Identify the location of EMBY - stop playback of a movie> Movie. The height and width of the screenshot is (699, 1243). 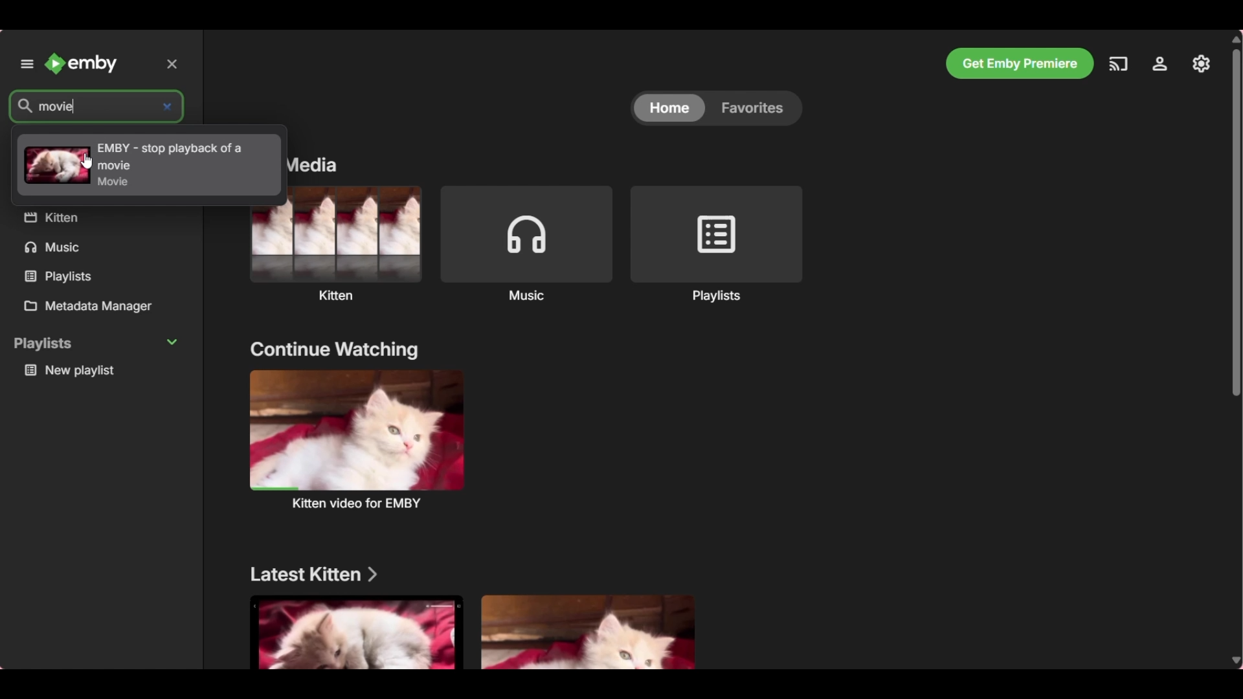
(130, 161).